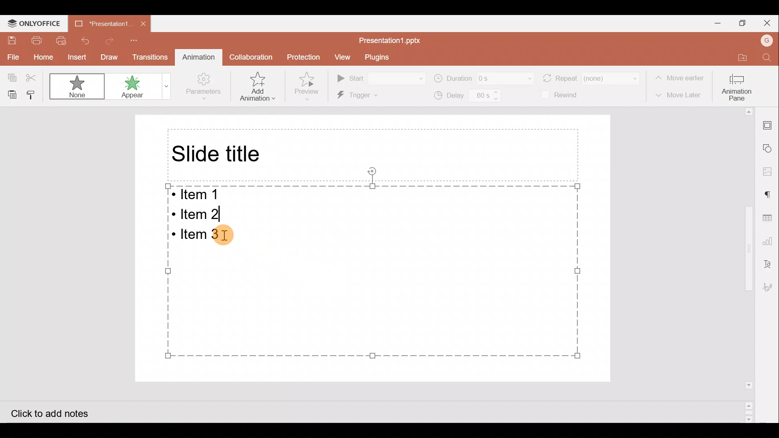  What do you see at coordinates (99, 25) in the screenshot?
I see `Presentation1.` at bounding box center [99, 25].